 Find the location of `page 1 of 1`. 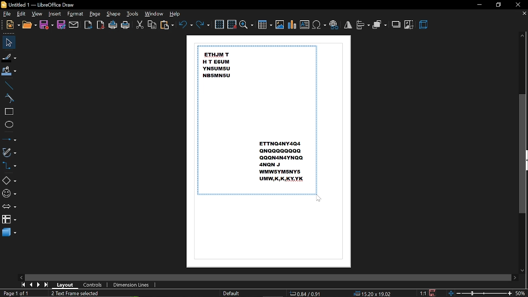

page 1 of 1 is located at coordinates (15, 293).